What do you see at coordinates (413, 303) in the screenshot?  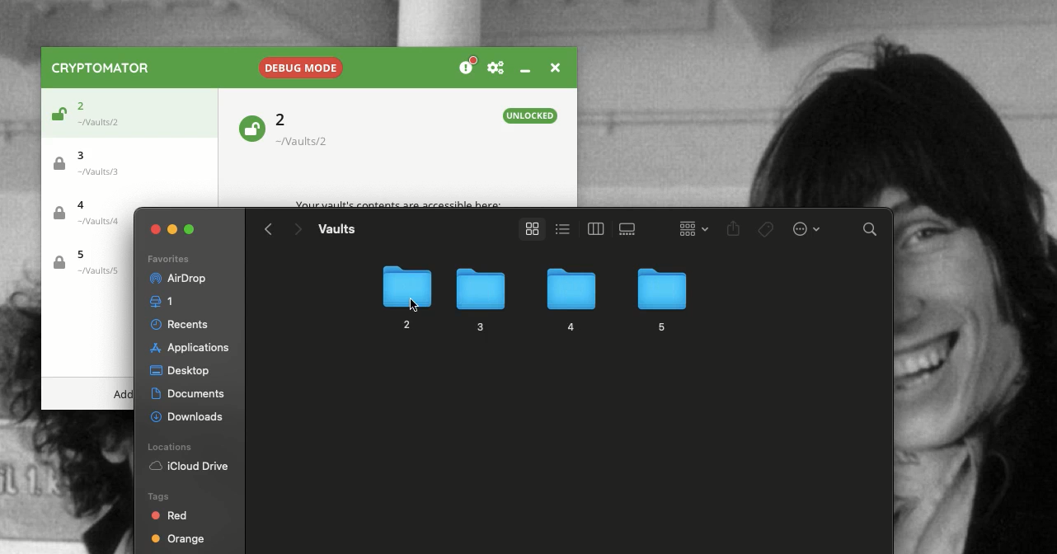 I see `cursor` at bounding box center [413, 303].